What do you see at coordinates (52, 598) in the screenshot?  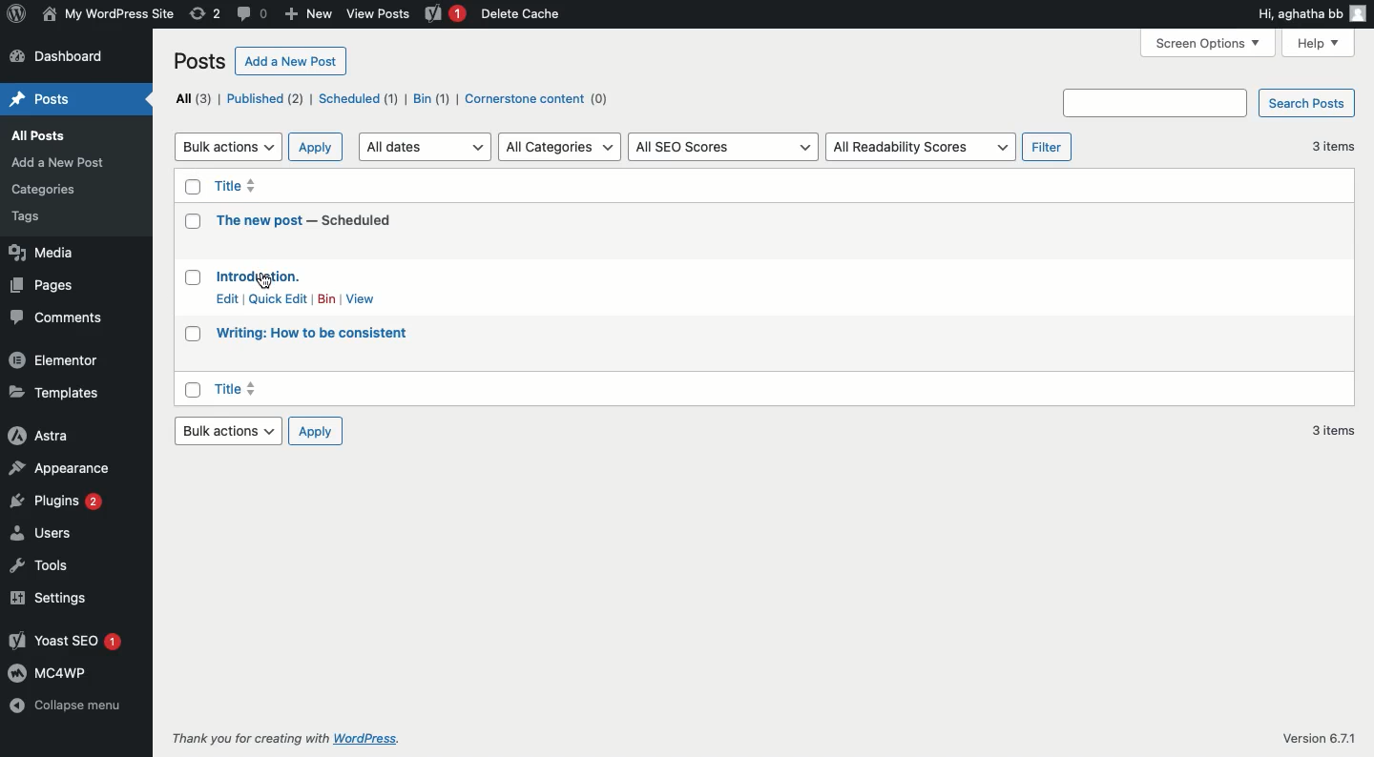 I see `Settings` at bounding box center [52, 598].